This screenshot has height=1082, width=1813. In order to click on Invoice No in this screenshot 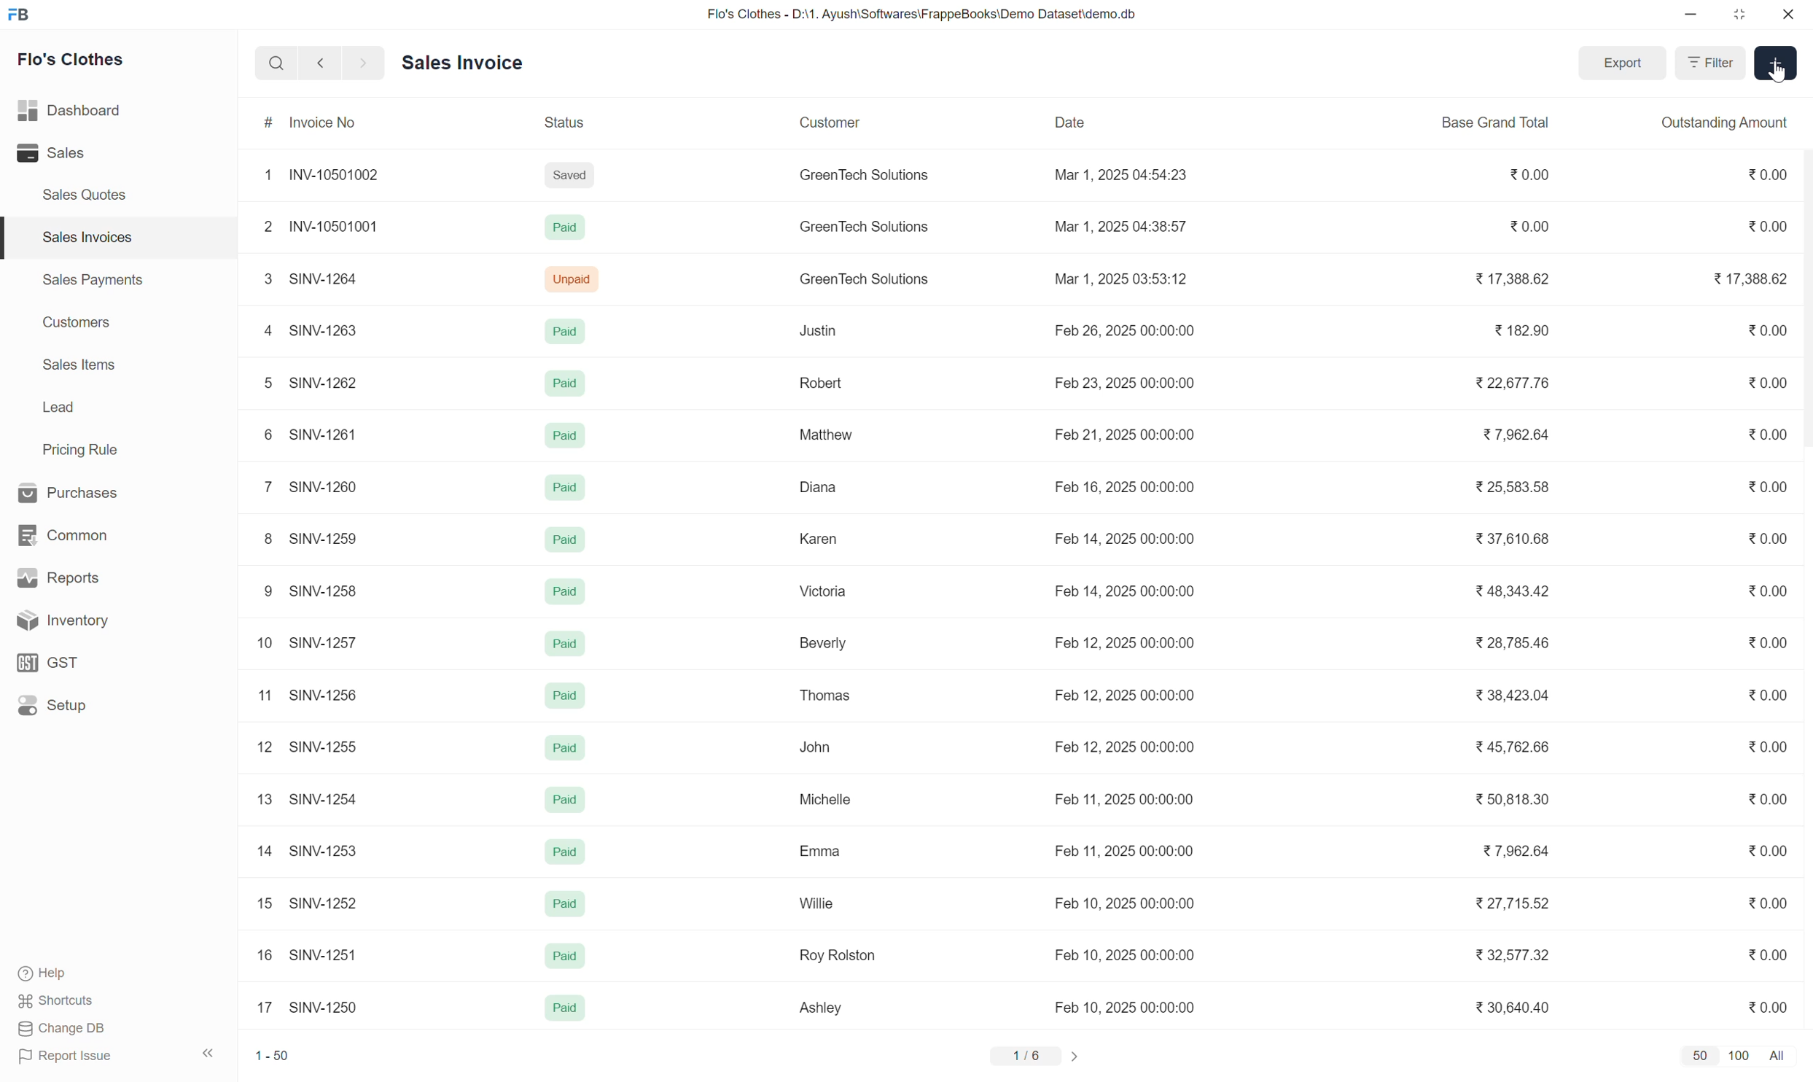, I will do `click(324, 124)`.